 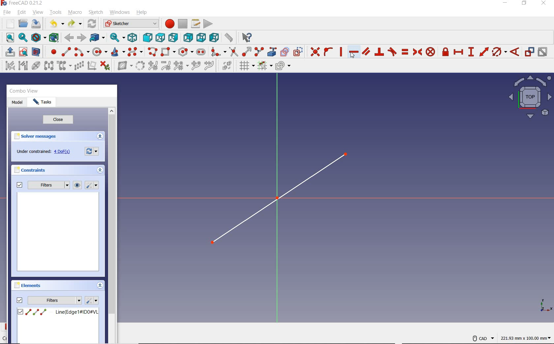 I want to click on SETTINGS, so click(x=91, y=151).